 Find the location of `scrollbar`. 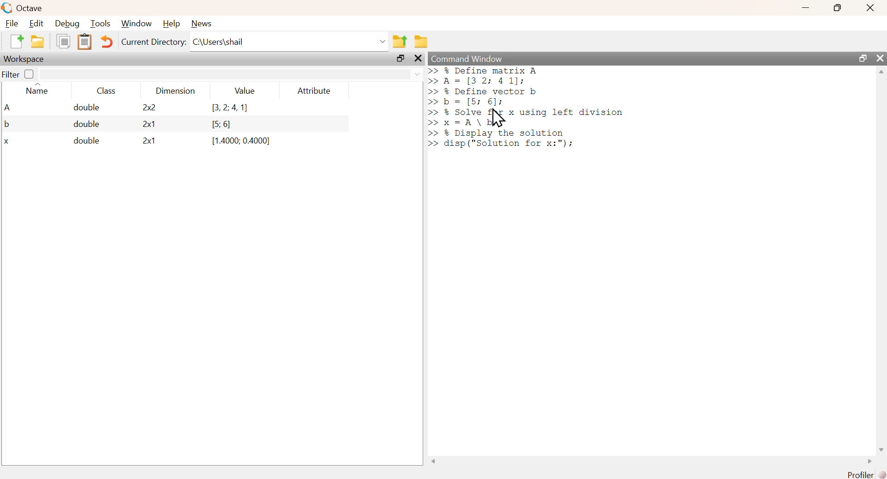

scrollbar is located at coordinates (651, 462).